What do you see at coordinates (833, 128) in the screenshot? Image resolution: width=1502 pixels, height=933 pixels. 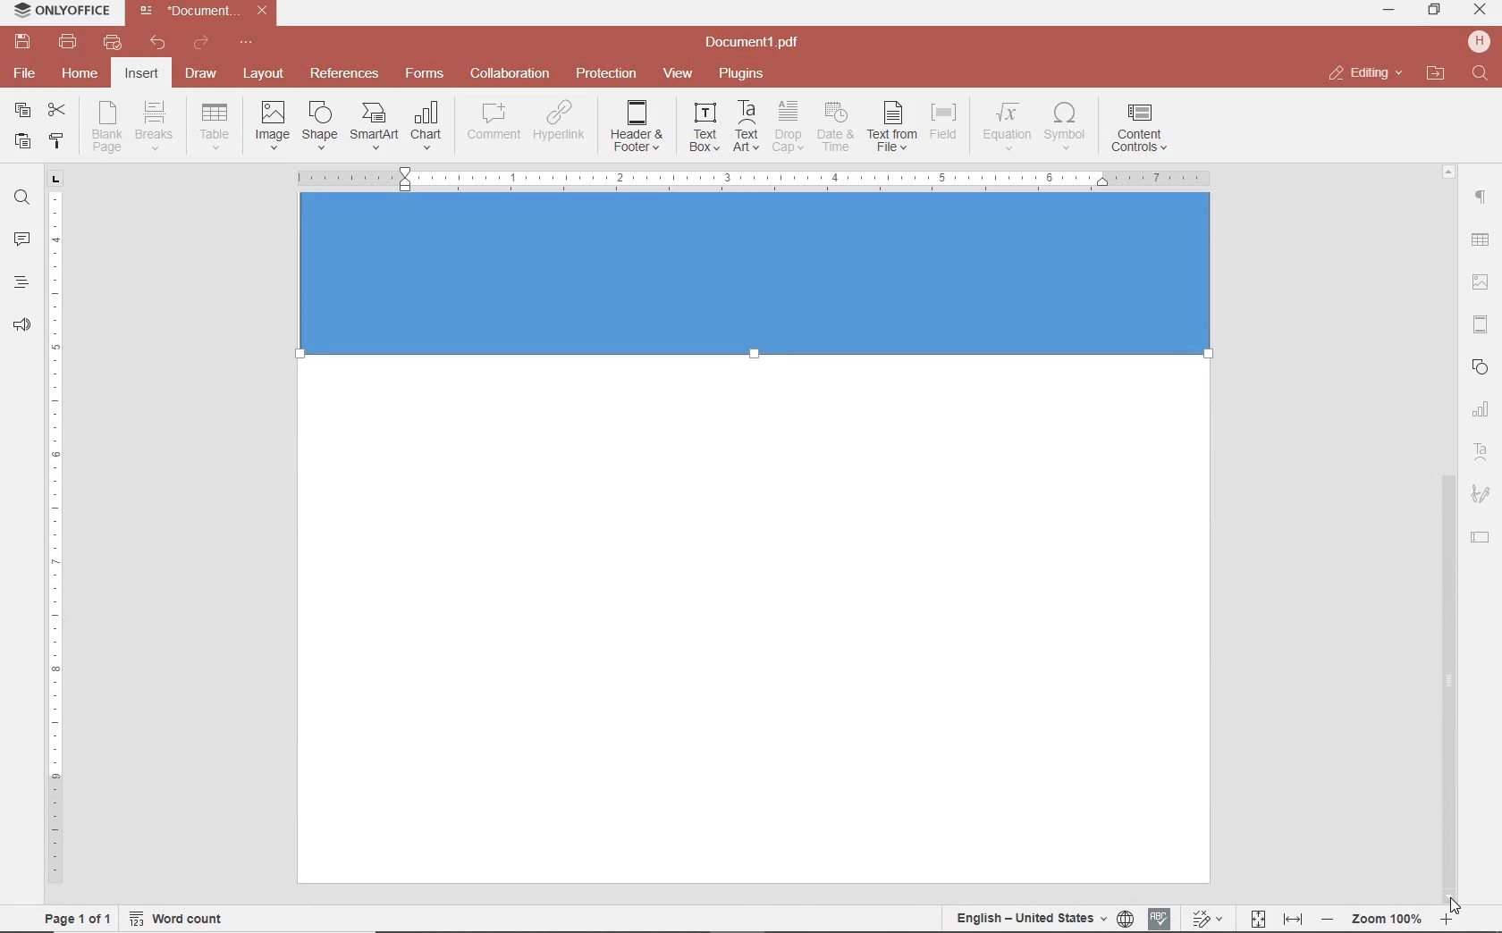 I see `INSERT CURRENT DATE AND TIME` at bounding box center [833, 128].